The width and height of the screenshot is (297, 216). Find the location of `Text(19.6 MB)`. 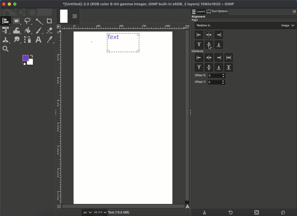

Text(19.6 MB) is located at coordinates (120, 213).